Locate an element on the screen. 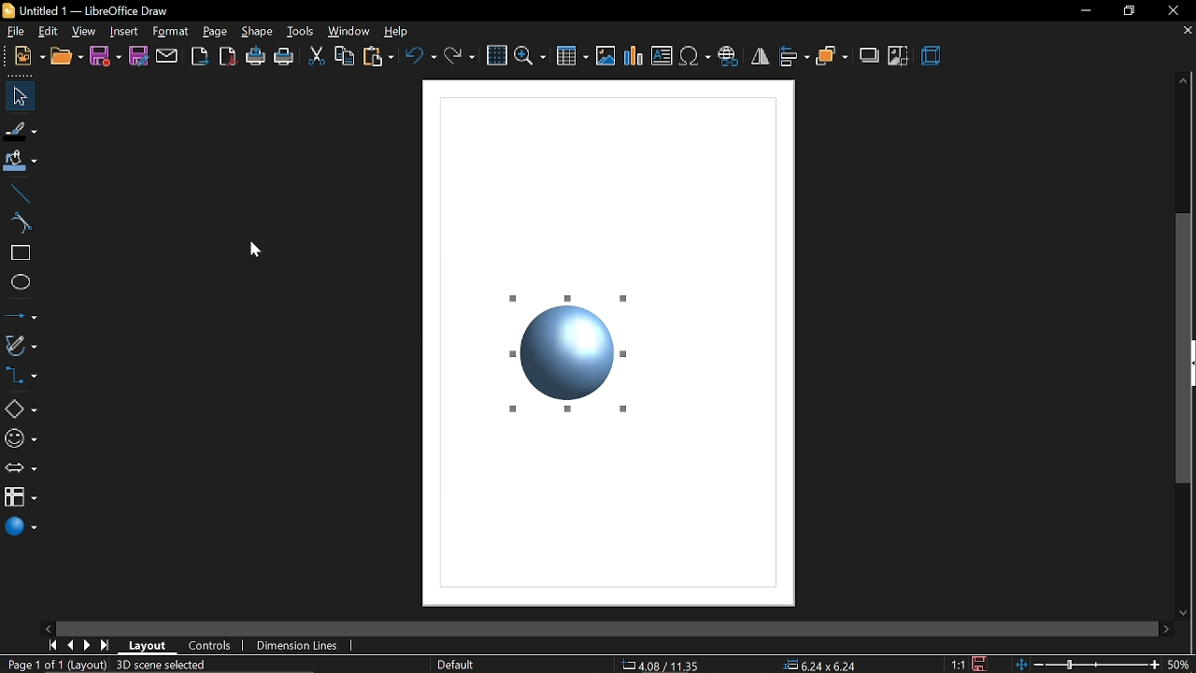 The image size is (1196, 673). Canvas is located at coordinates (606, 525).